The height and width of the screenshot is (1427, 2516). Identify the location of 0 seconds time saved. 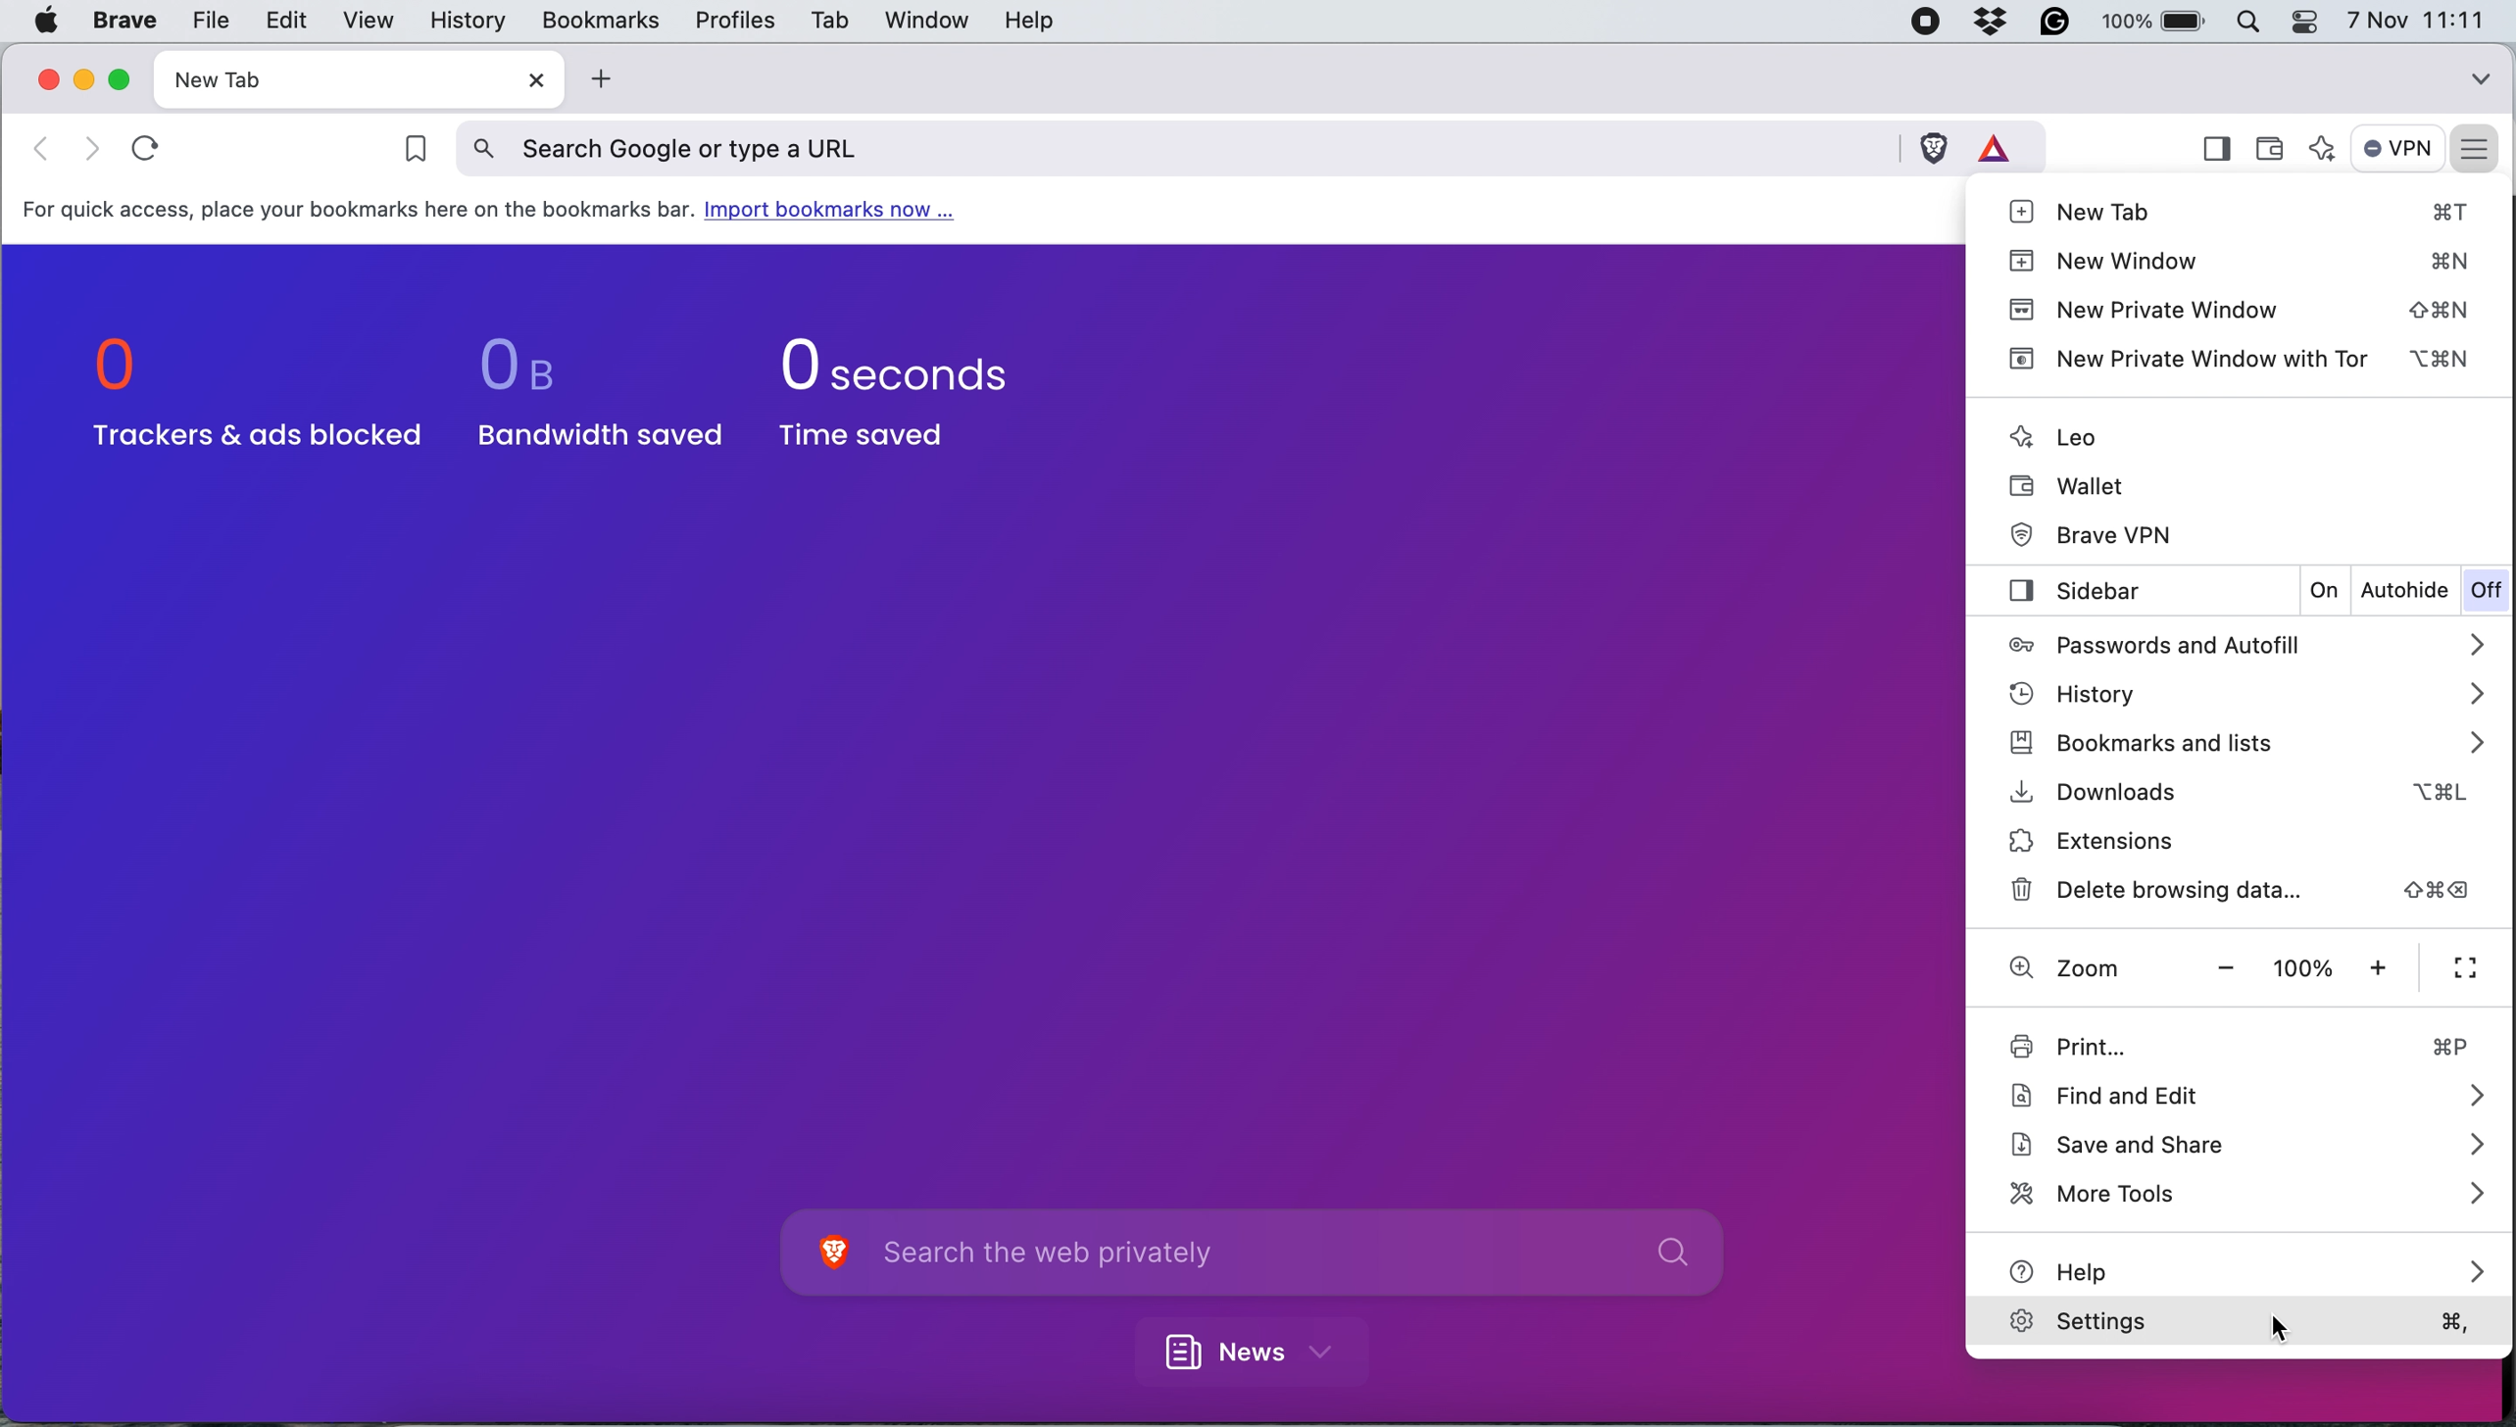
(901, 389).